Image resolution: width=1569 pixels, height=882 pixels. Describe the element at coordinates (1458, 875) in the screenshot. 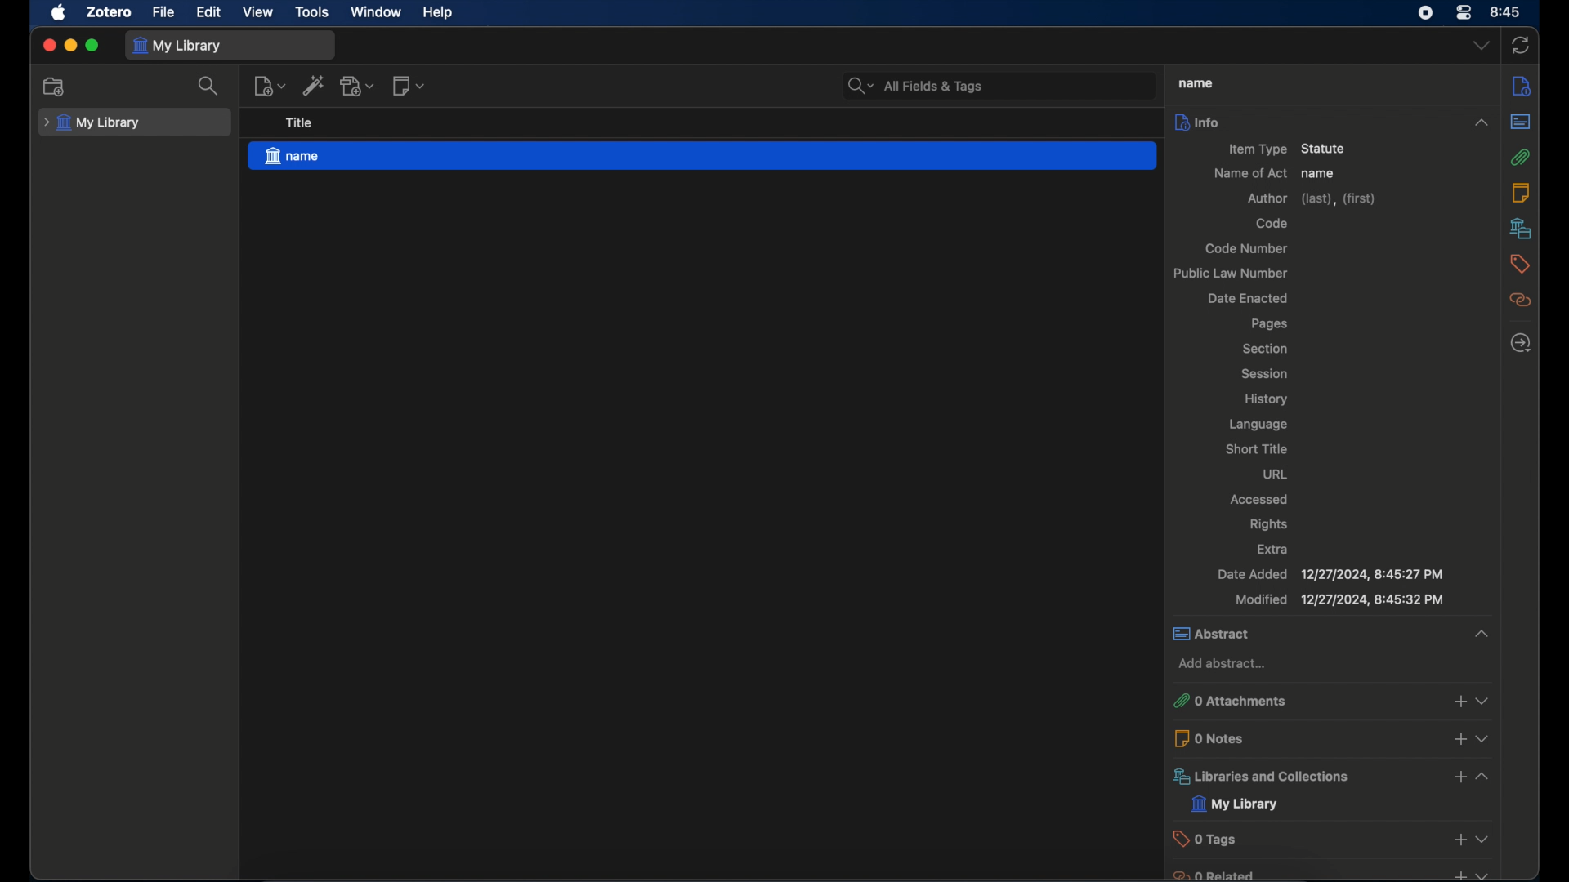

I see `add related` at that location.